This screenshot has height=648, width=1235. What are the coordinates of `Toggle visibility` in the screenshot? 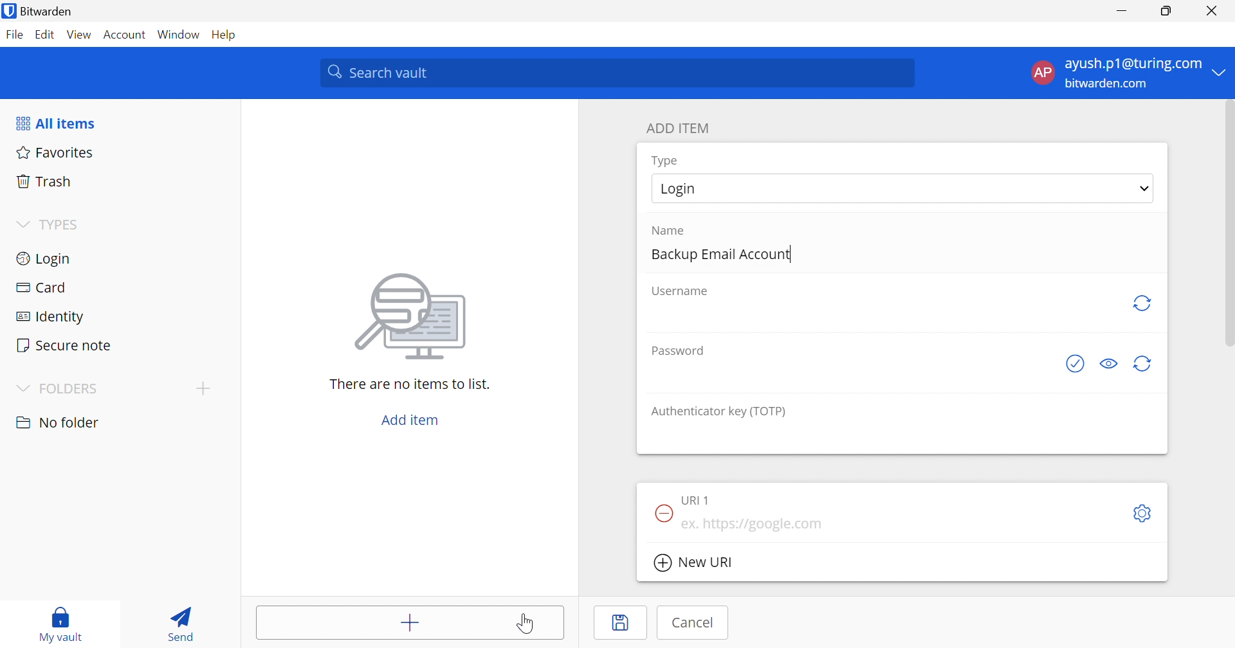 It's located at (1107, 364).